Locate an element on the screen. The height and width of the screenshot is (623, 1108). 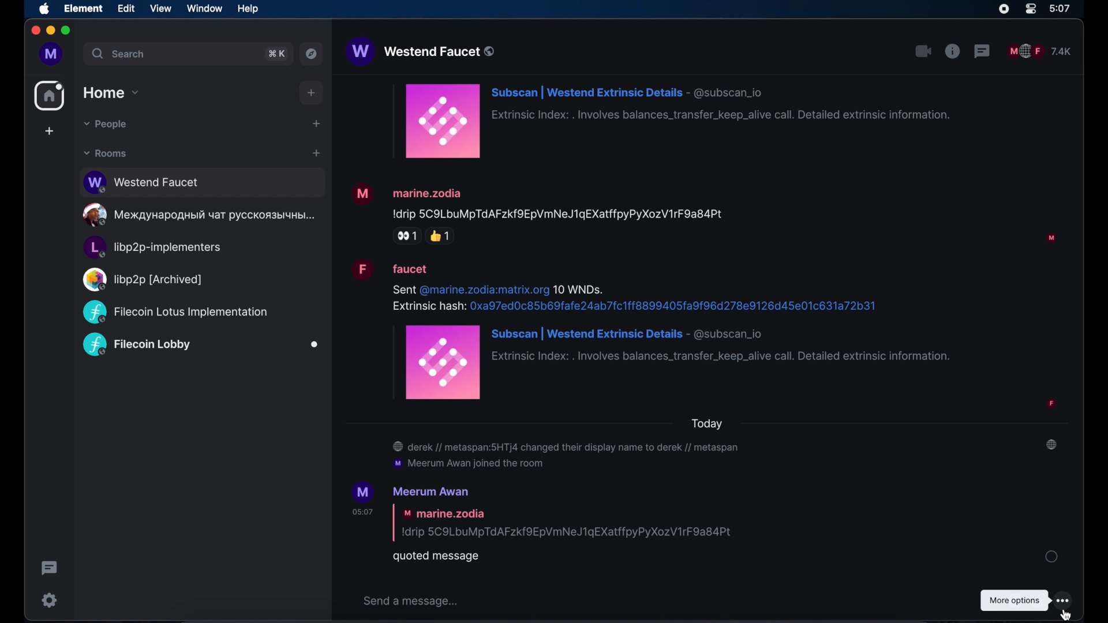
apple icon is located at coordinates (45, 10).